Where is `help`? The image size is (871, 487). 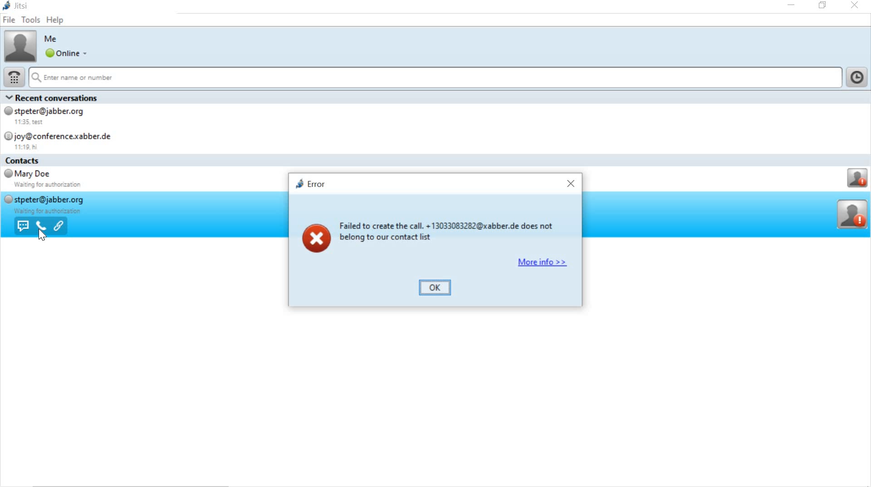 help is located at coordinates (57, 21).